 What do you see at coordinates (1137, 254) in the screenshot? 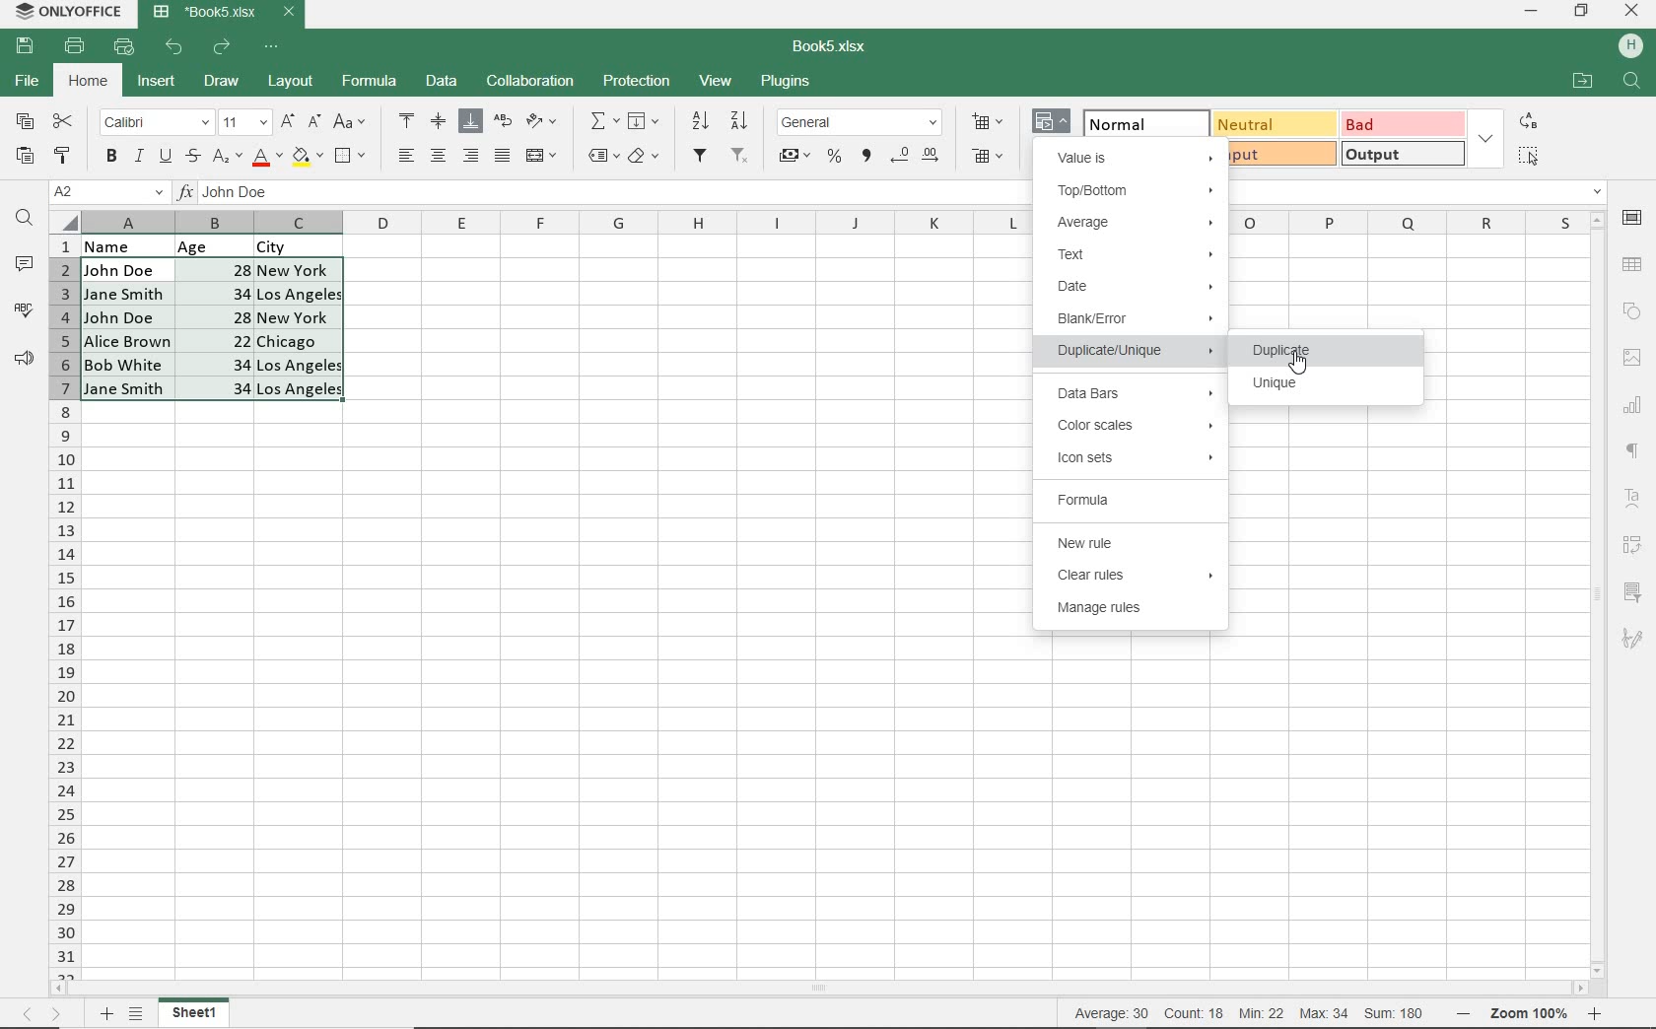
I see `TEXT` at bounding box center [1137, 254].